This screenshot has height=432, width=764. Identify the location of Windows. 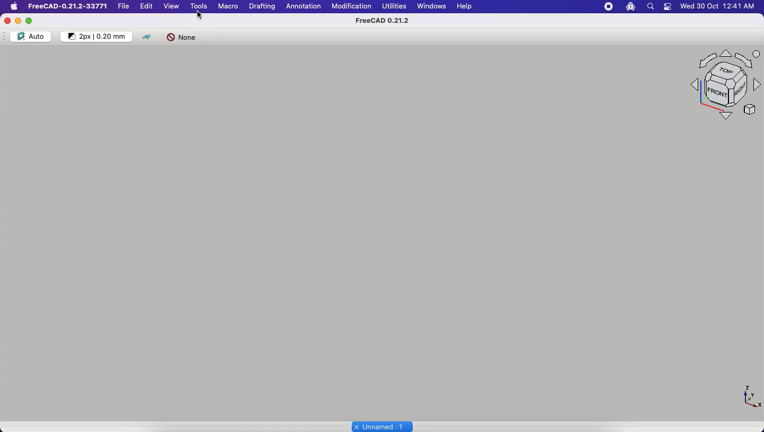
(432, 6).